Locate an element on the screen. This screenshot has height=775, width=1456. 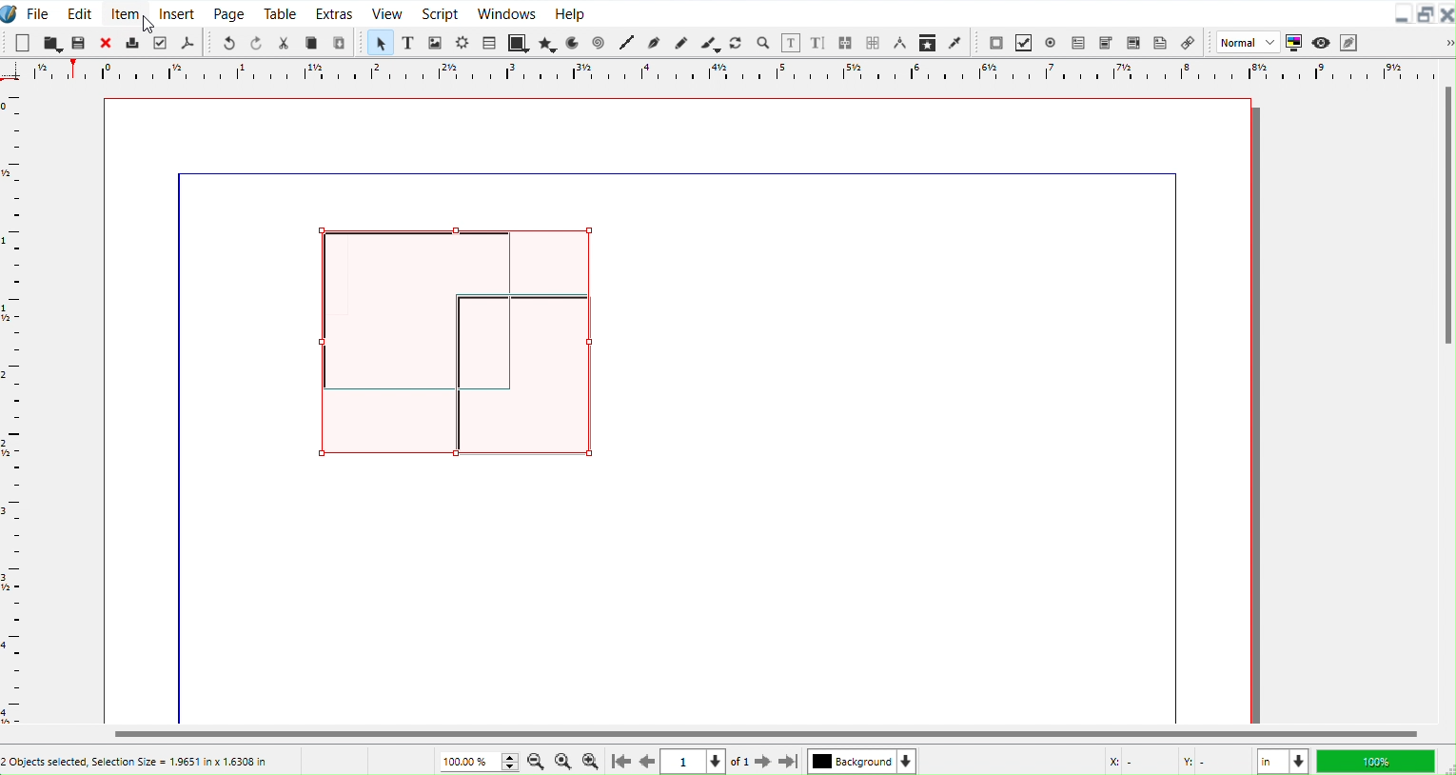
Vertical Scale is located at coordinates (716, 73).